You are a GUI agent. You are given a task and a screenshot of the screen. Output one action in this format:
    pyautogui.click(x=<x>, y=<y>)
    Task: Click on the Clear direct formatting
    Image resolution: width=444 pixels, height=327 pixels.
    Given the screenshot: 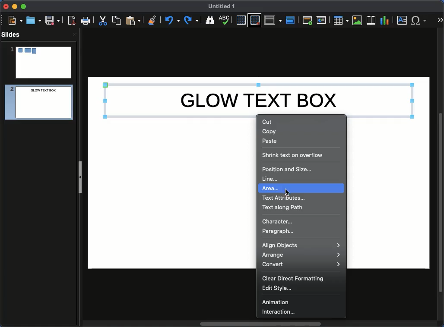 What is the action you would take?
    pyautogui.click(x=295, y=279)
    